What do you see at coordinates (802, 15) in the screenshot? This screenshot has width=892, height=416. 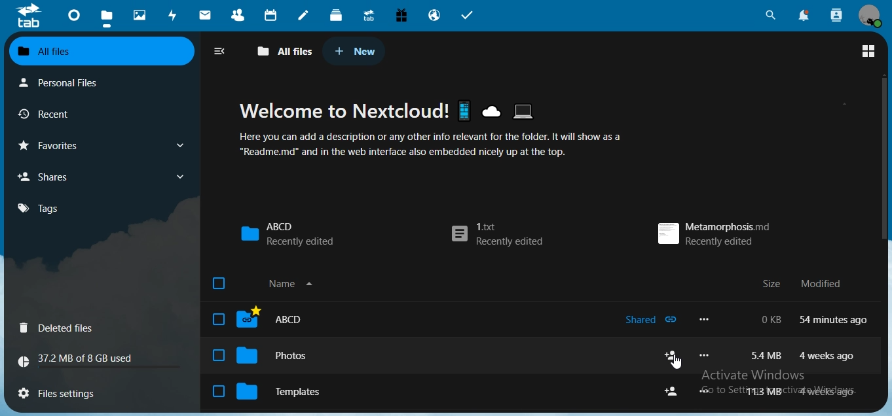 I see `notifications` at bounding box center [802, 15].